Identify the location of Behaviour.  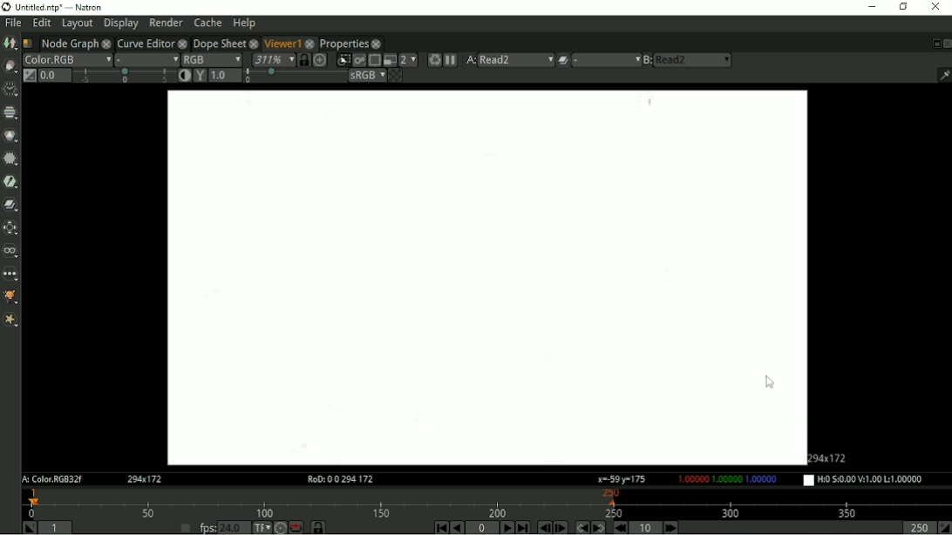
(296, 527).